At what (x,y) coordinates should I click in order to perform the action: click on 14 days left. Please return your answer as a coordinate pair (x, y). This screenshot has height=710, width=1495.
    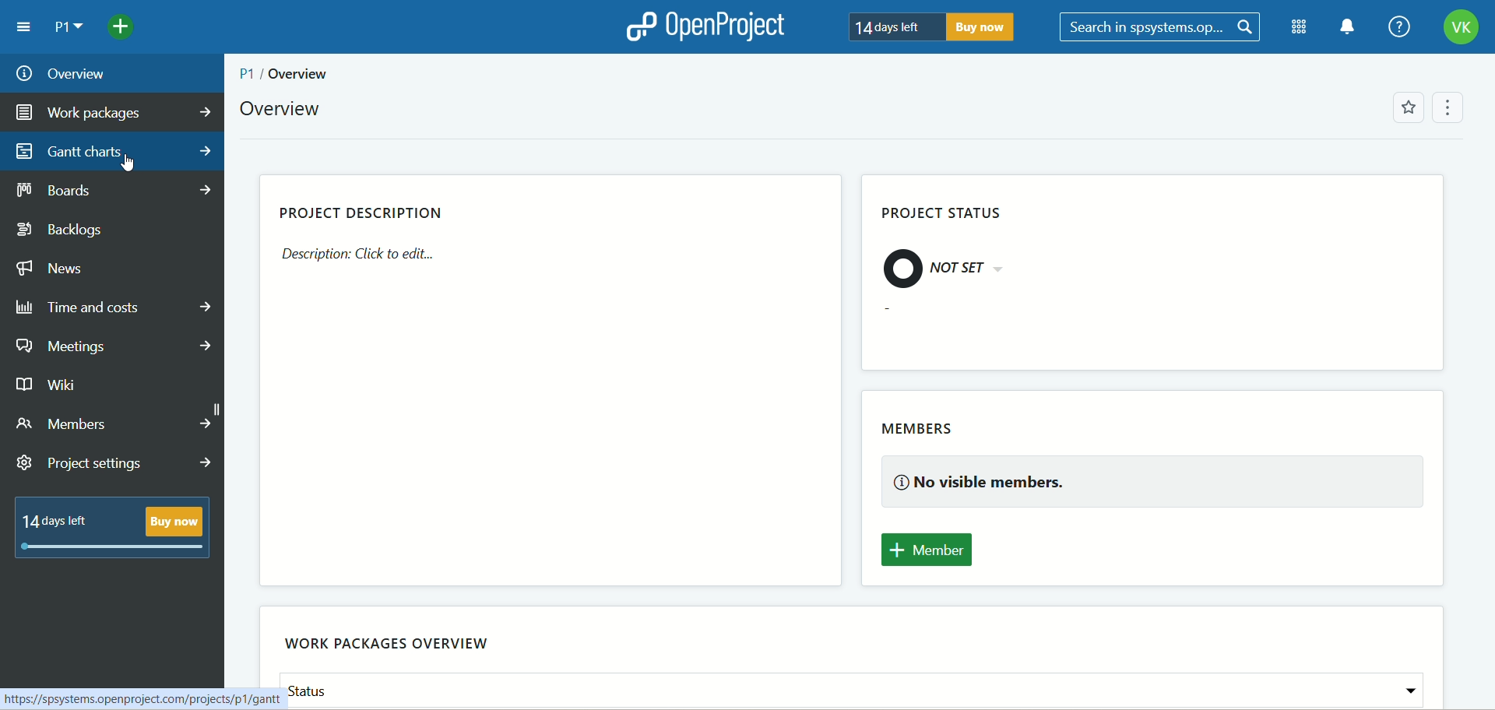
    Looking at the image, I should click on (894, 28).